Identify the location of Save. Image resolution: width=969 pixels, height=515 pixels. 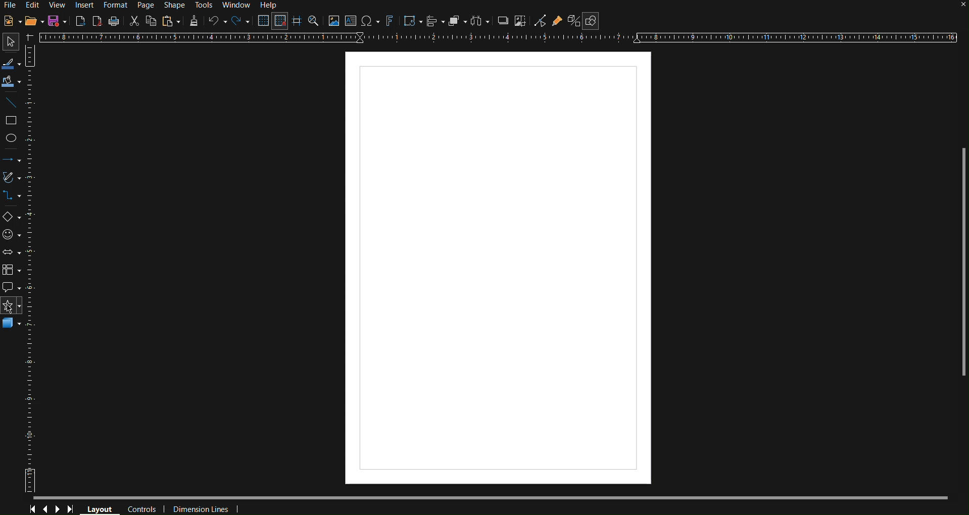
(57, 20).